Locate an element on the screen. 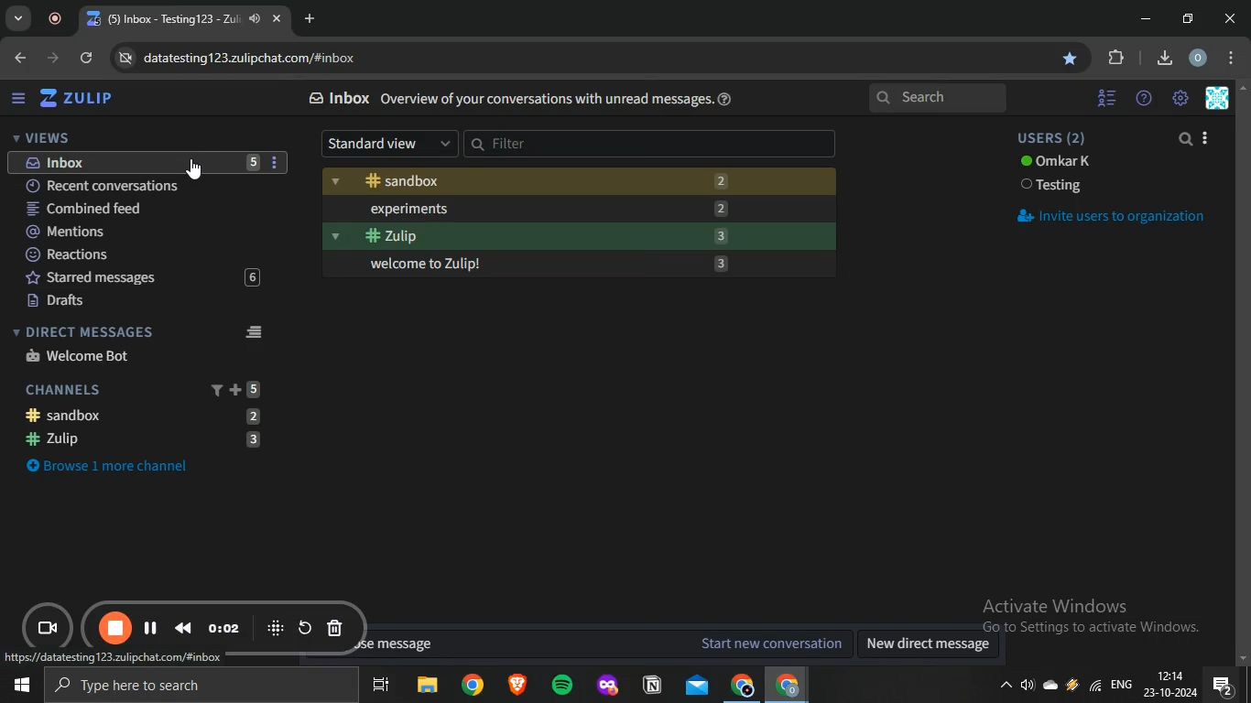 Image resolution: width=1251 pixels, height=703 pixels. type here to search is located at coordinates (197, 687).